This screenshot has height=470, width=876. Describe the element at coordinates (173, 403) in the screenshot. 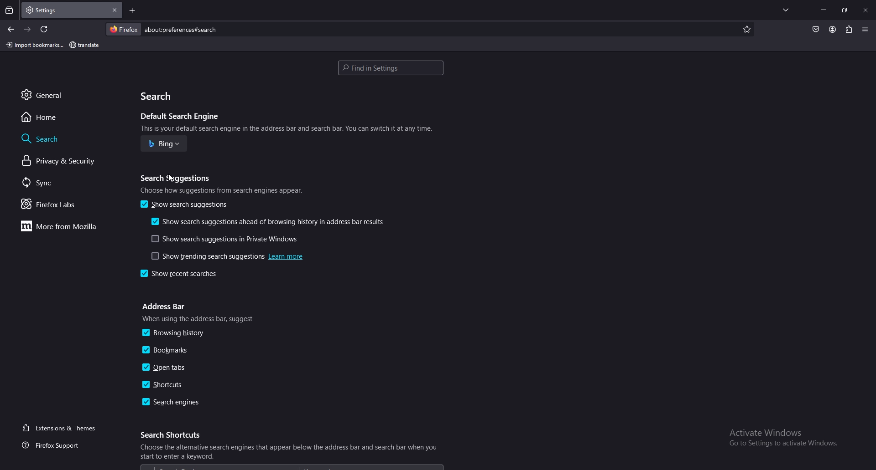

I see `search engines` at that location.